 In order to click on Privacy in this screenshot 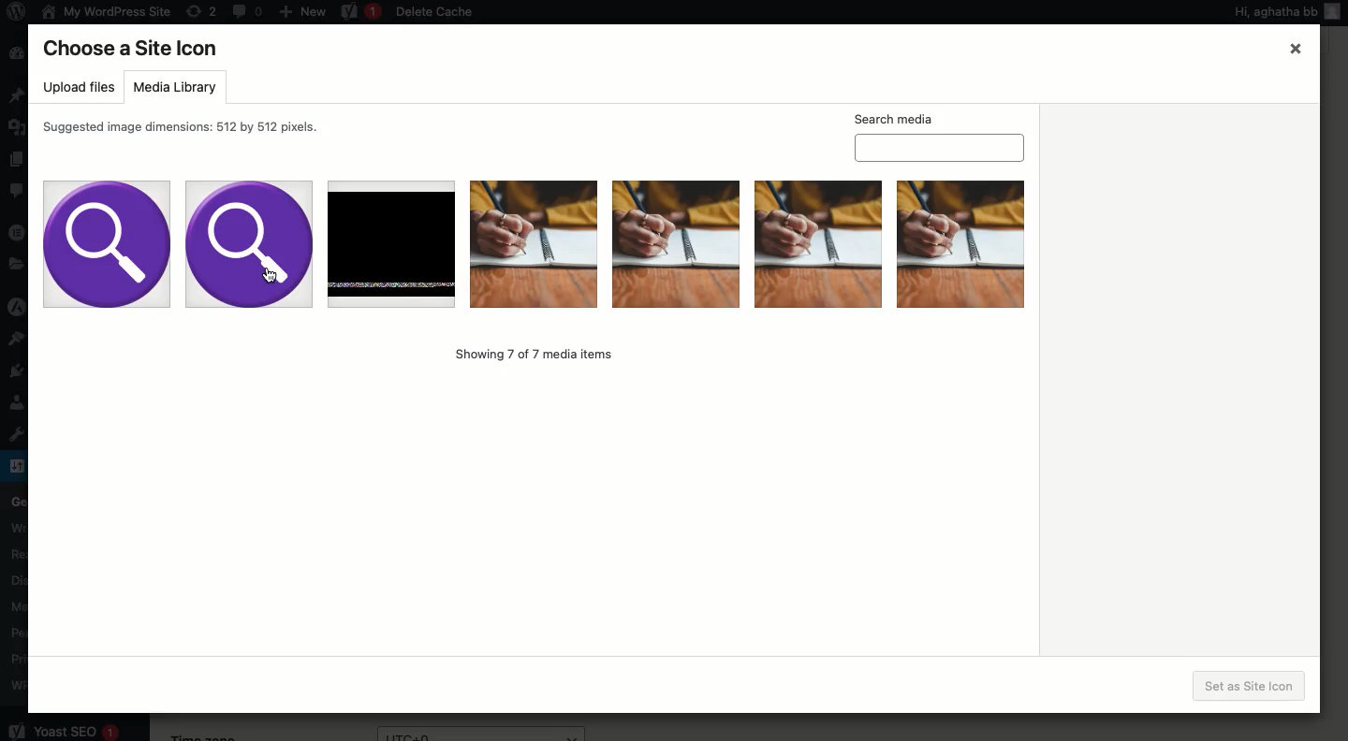, I will do `click(17, 659)`.